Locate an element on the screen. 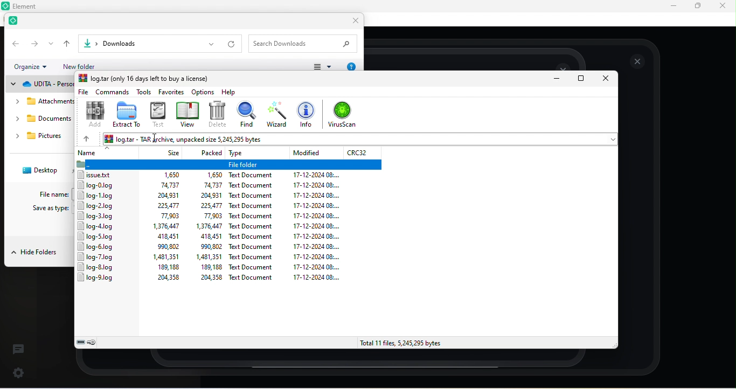 This screenshot has width=736, height=389. maximize is located at coordinates (697, 6).